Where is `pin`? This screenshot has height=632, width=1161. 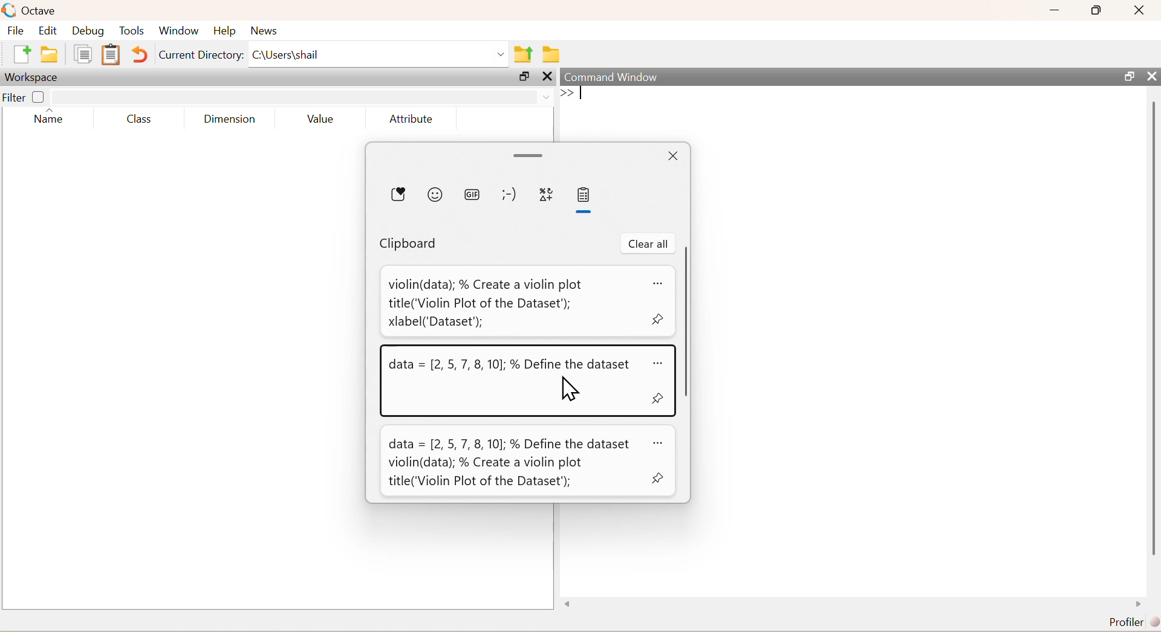 pin is located at coordinates (659, 319).